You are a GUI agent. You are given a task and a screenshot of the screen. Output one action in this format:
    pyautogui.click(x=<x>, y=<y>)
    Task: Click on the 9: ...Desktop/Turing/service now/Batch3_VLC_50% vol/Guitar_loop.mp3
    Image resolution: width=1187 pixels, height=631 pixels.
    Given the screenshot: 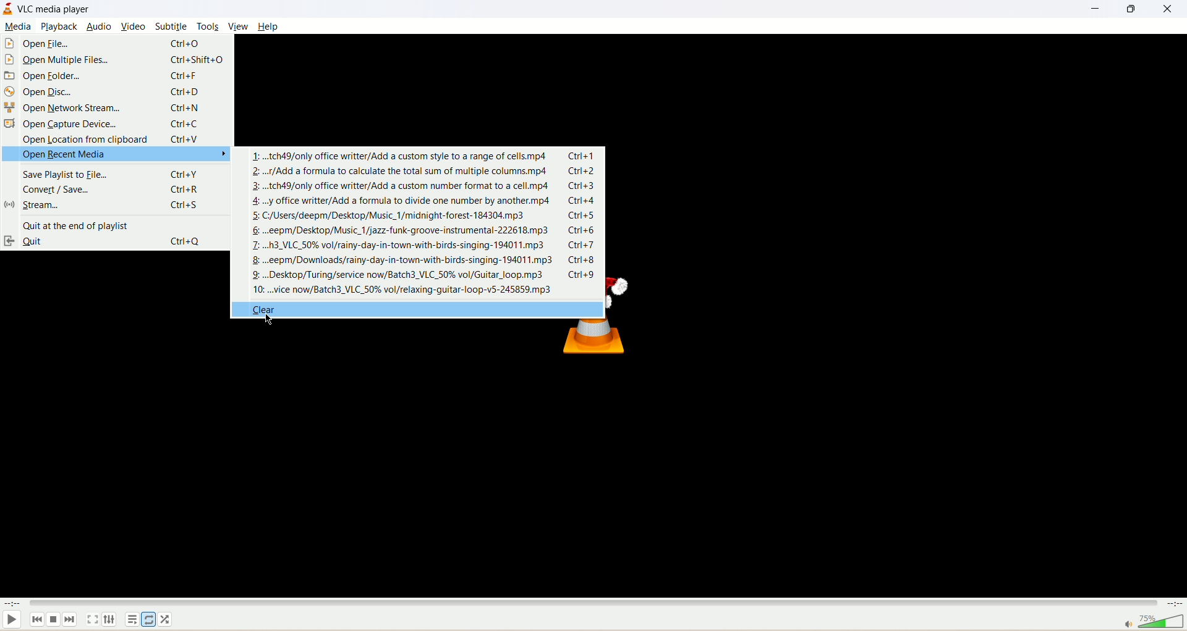 What is the action you would take?
    pyautogui.click(x=402, y=275)
    